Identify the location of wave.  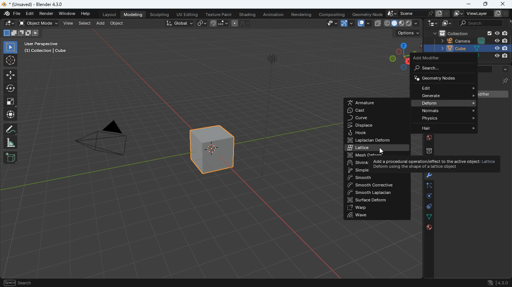
(375, 216).